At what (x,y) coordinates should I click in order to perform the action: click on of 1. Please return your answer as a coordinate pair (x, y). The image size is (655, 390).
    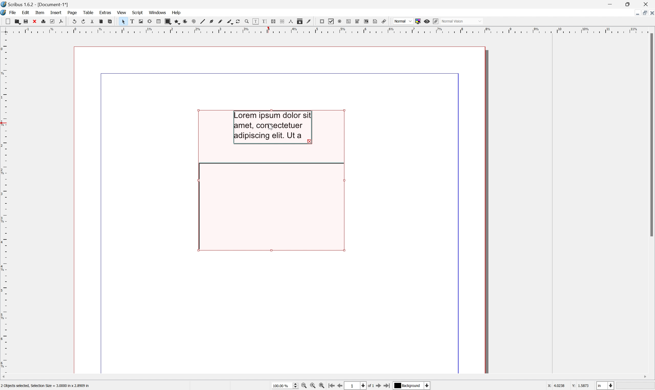
    Looking at the image, I should click on (370, 386).